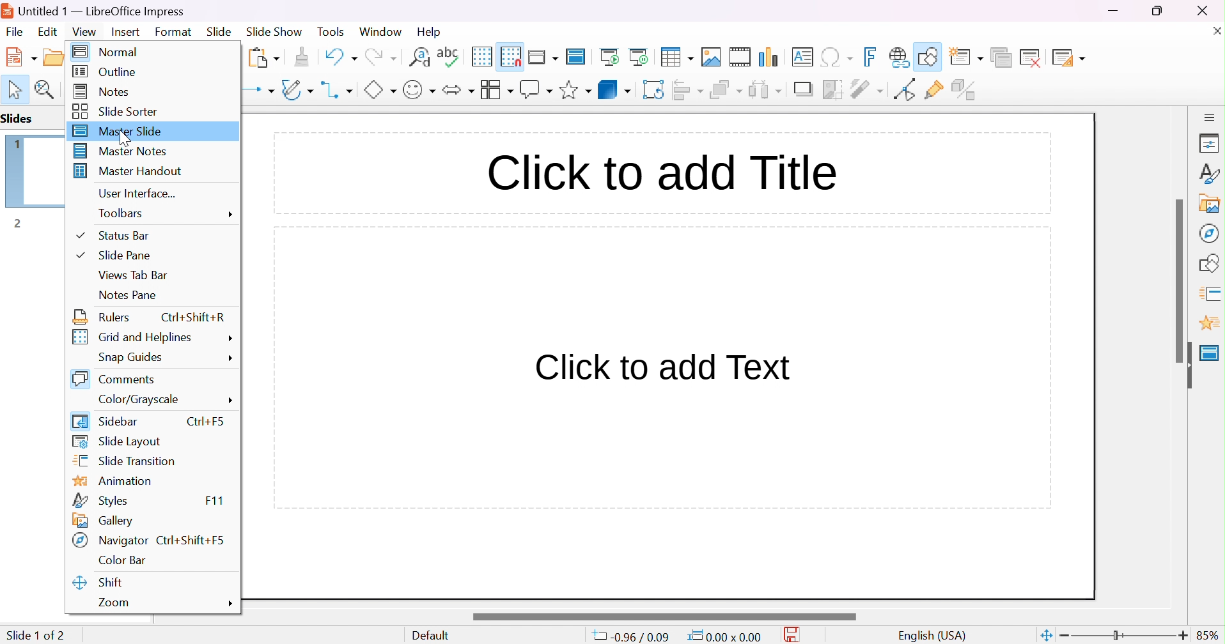 The image size is (1225, 644). What do you see at coordinates (264, 56) in the screenshot?
I see `paste` at bounding box center [264, 56].